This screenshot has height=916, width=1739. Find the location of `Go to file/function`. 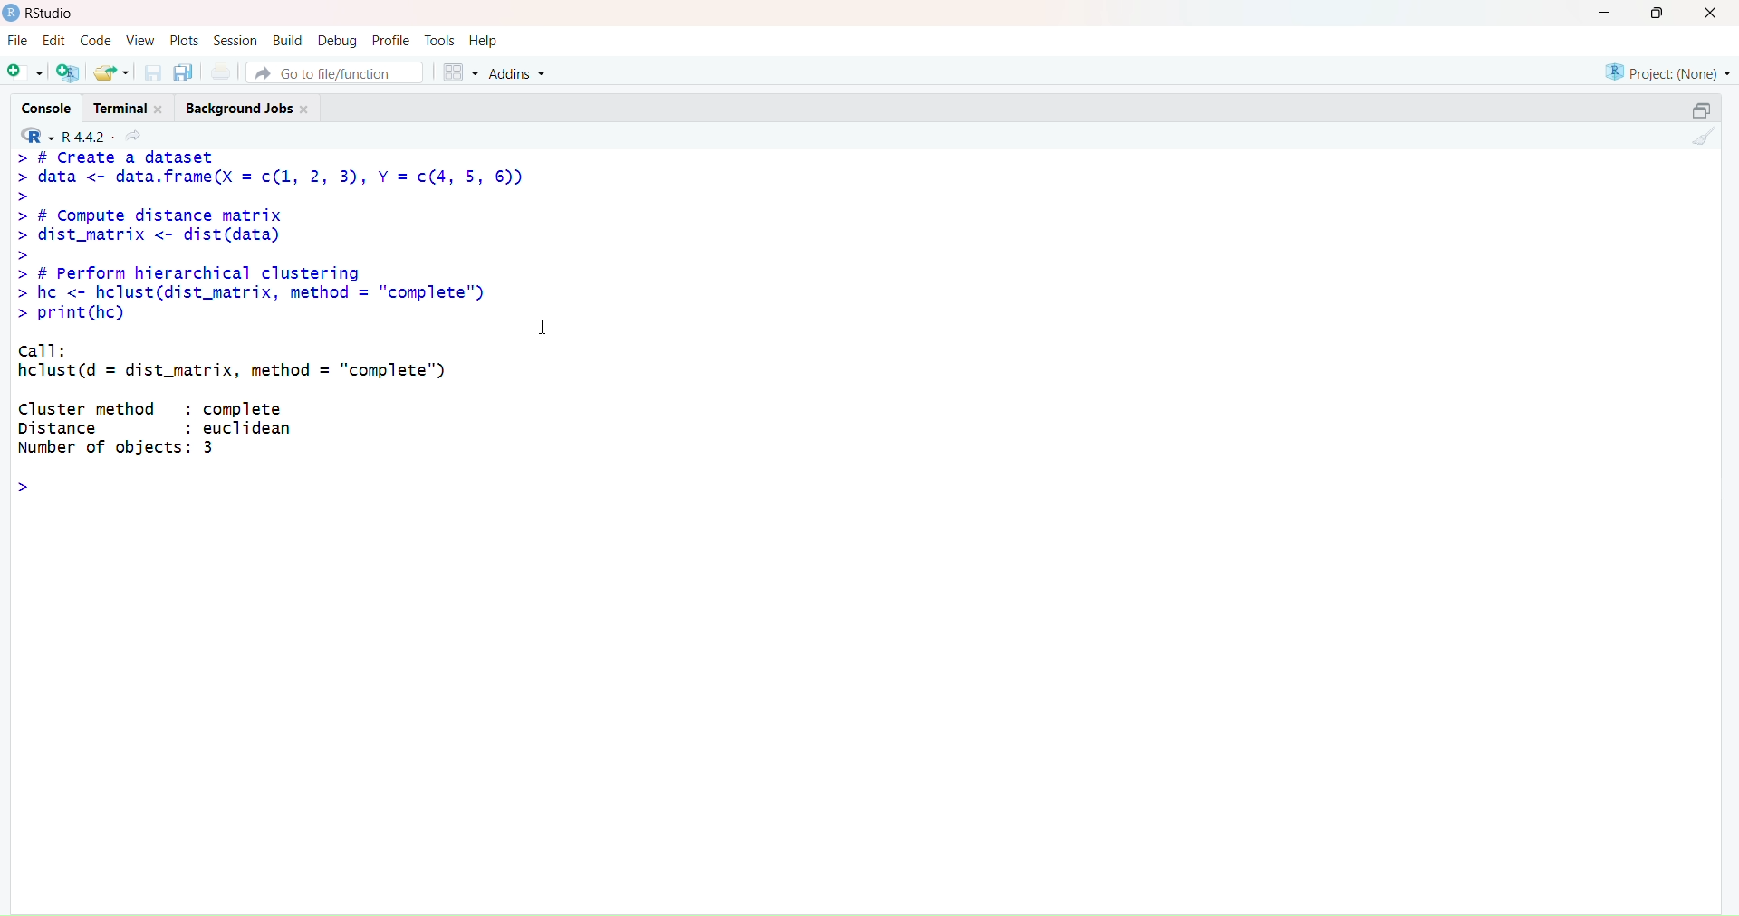

Go to file/function is located at coordinates (341, 71).